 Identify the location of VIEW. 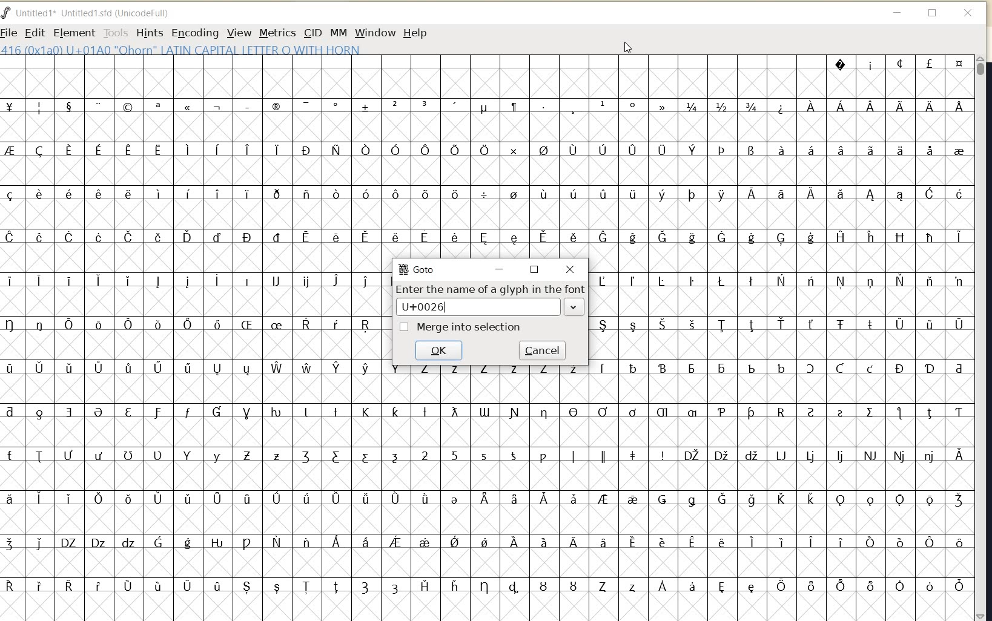
(240, 33).